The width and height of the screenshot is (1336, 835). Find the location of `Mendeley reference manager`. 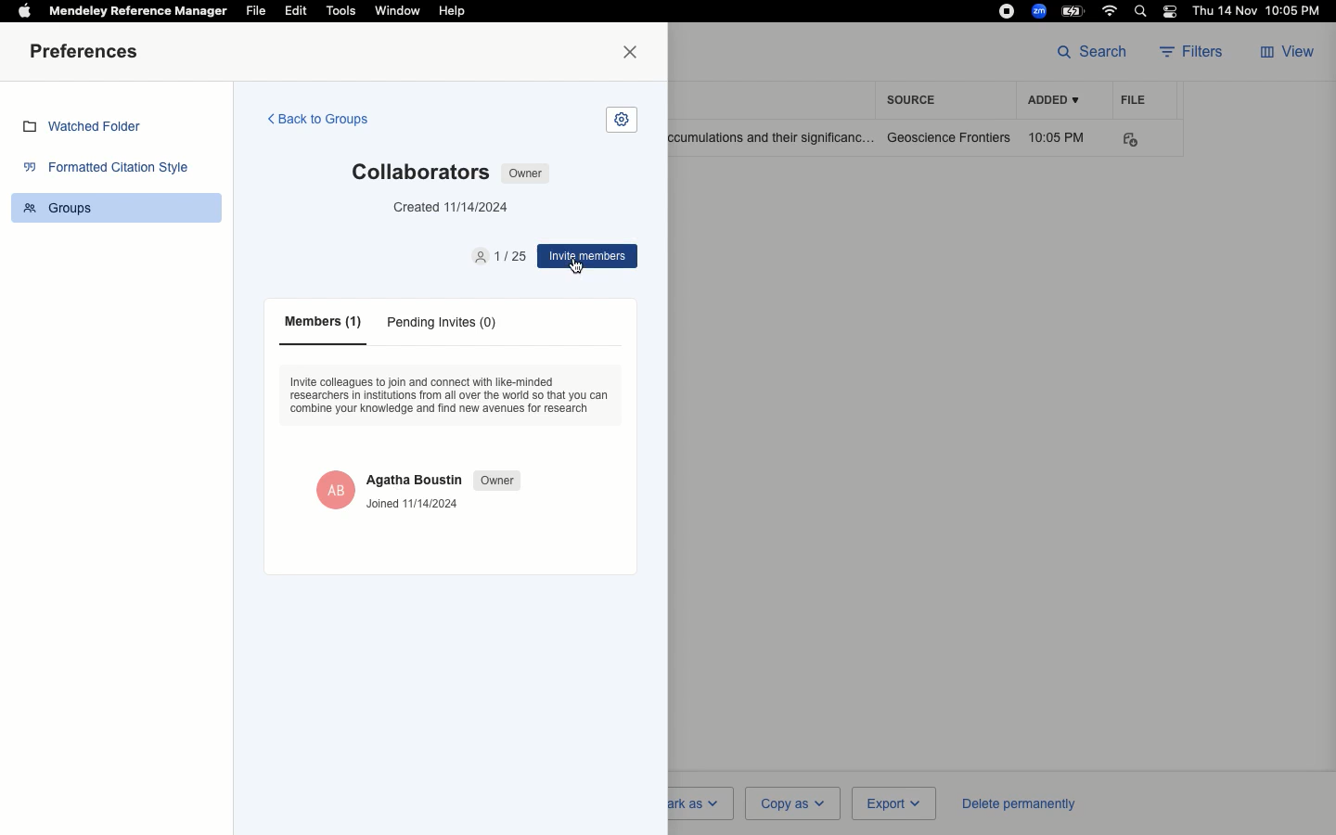

Mendeley reference manager is located at coordinates (139, 11).